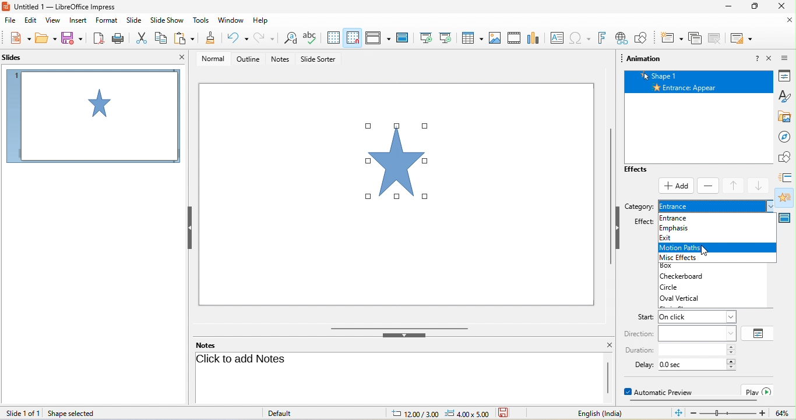 The image size is (796, 420). What do you see at coordinates (414, 414) in the screenshot?
I see `cursor location: 12.00/3.00` at bounding box center [414, 414].